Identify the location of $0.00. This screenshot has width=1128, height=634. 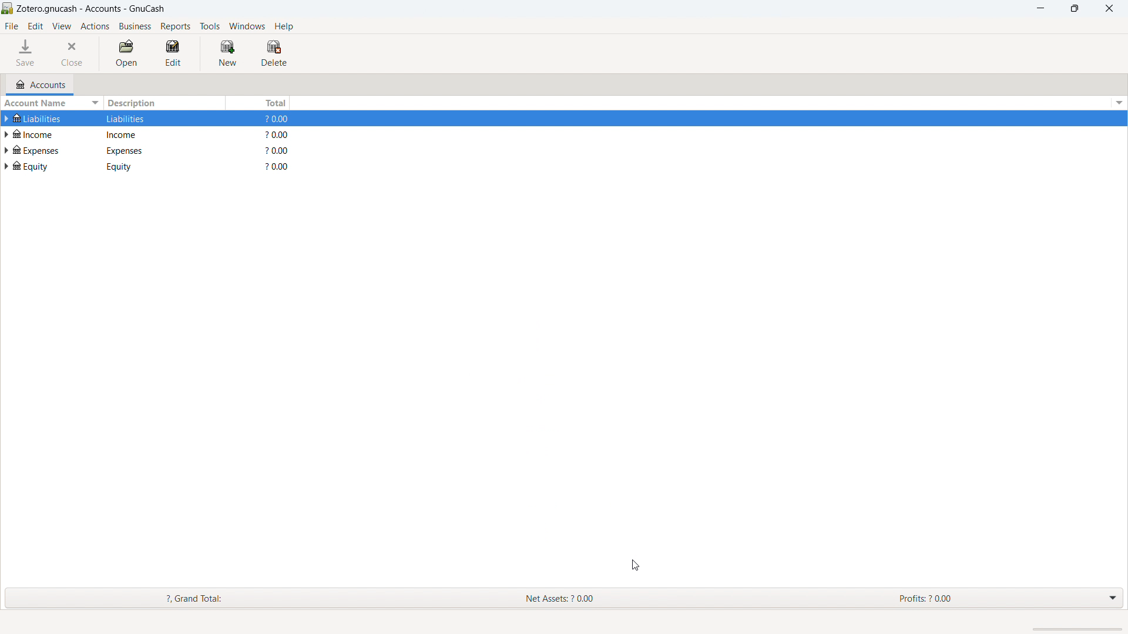
(280, 134).